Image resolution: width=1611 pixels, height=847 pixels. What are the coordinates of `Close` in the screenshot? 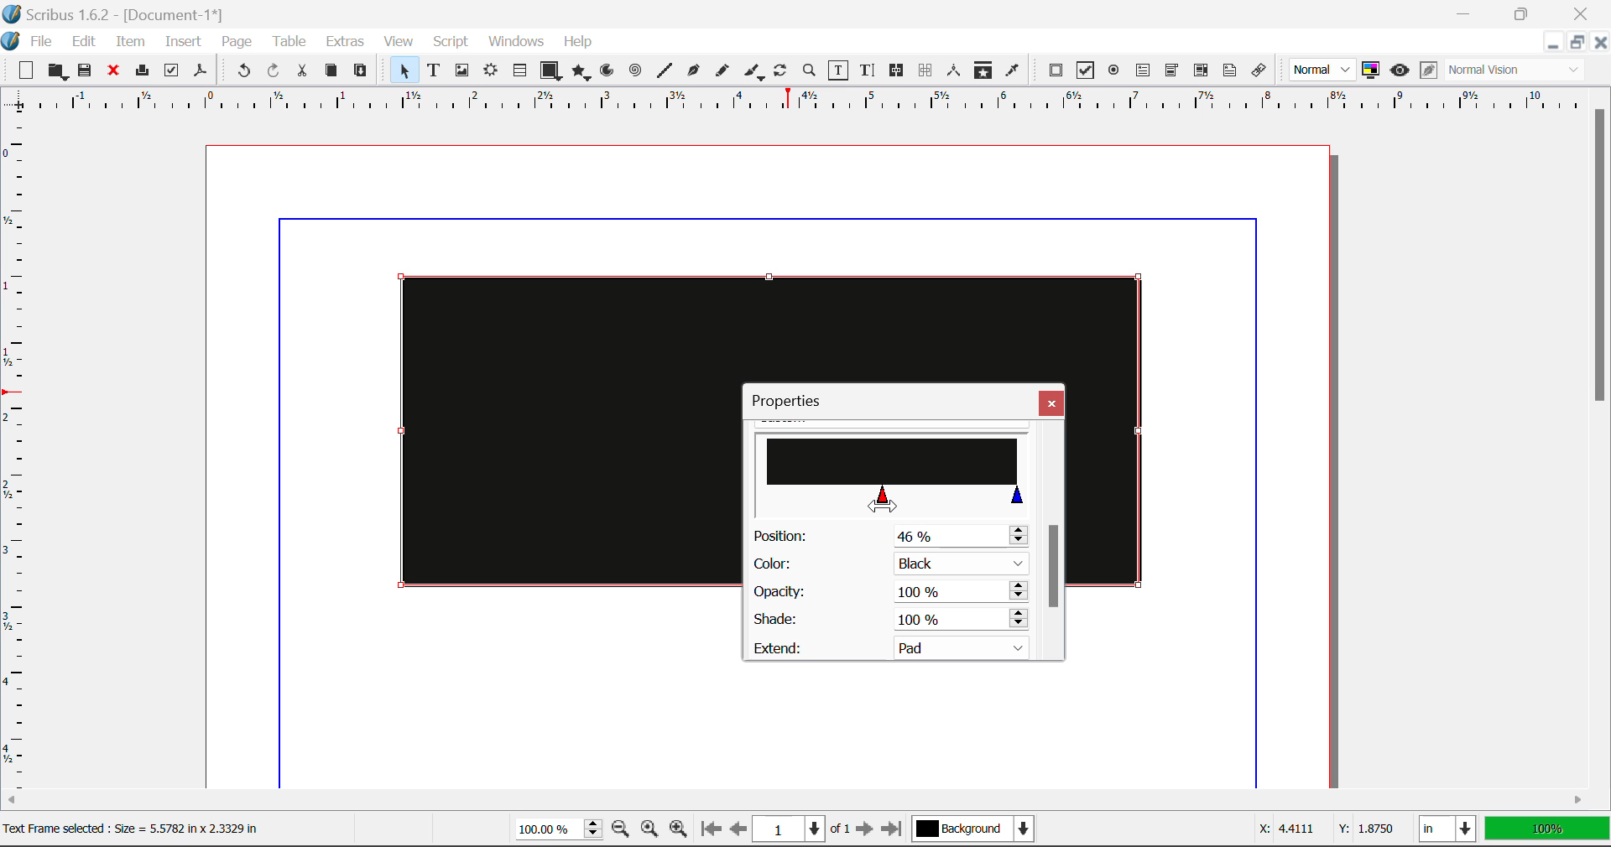 It's located at (1051, 403).